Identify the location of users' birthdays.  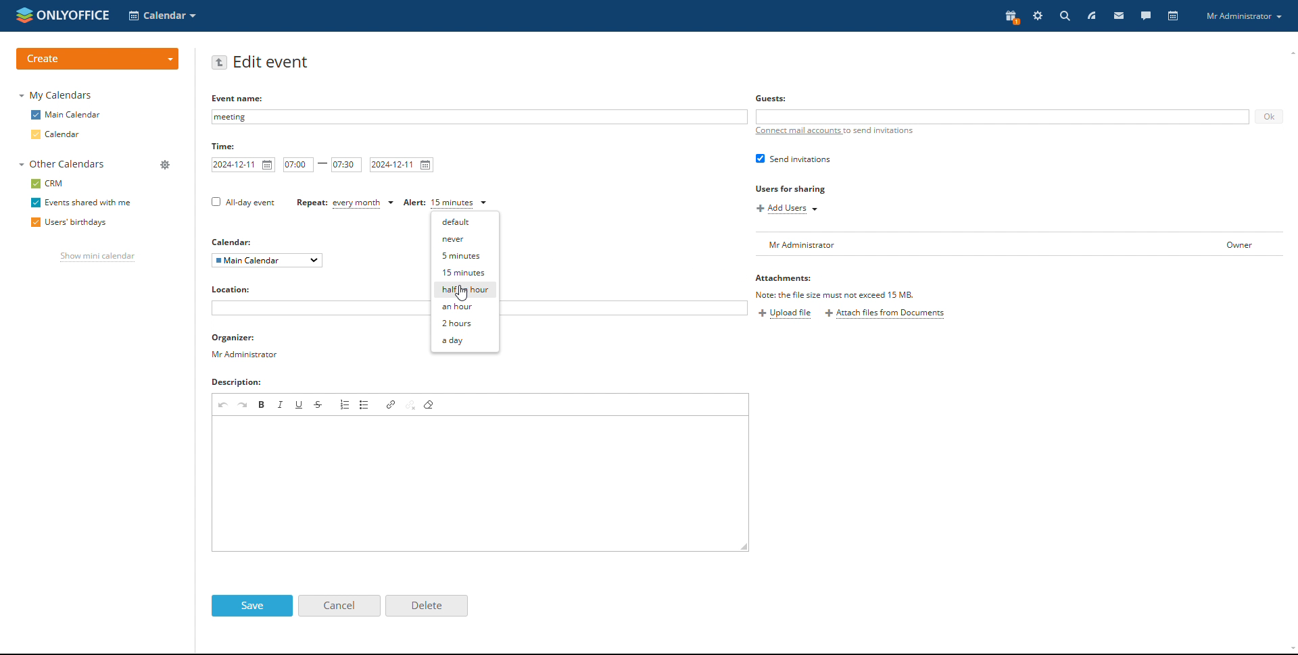
(70, 223).